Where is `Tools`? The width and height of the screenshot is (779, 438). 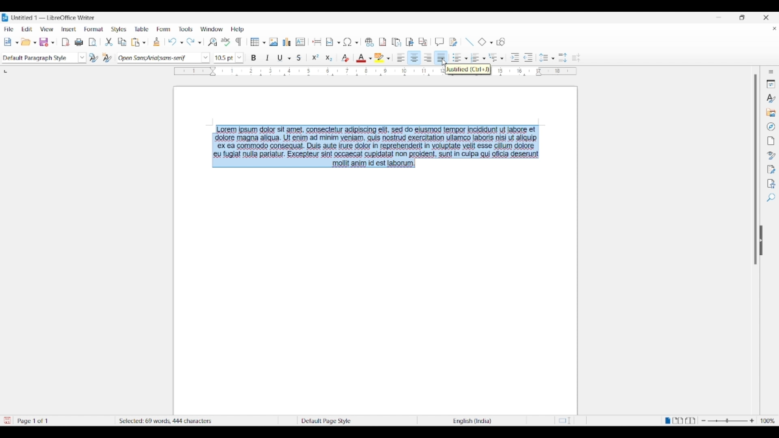
Tools is located at coordinates (186, 29).